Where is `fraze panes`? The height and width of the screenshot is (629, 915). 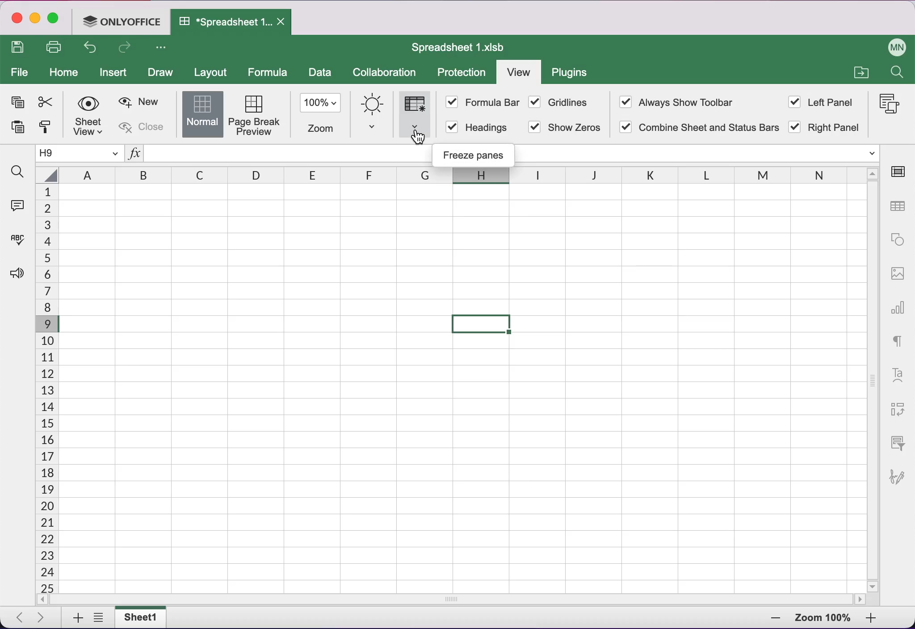 fraze panes is located at coordinates (416, 117).